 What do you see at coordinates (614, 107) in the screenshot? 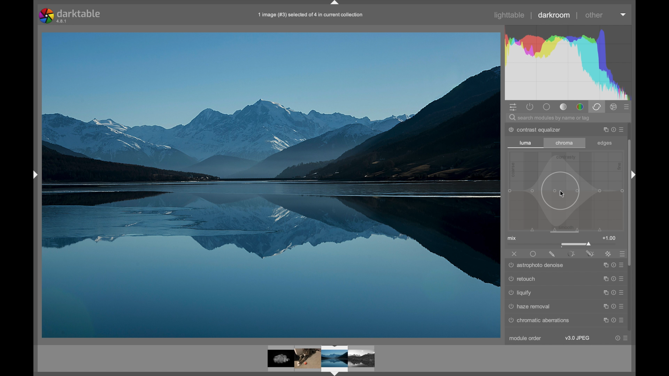
I see `effect` at bounding box center [614, 107].